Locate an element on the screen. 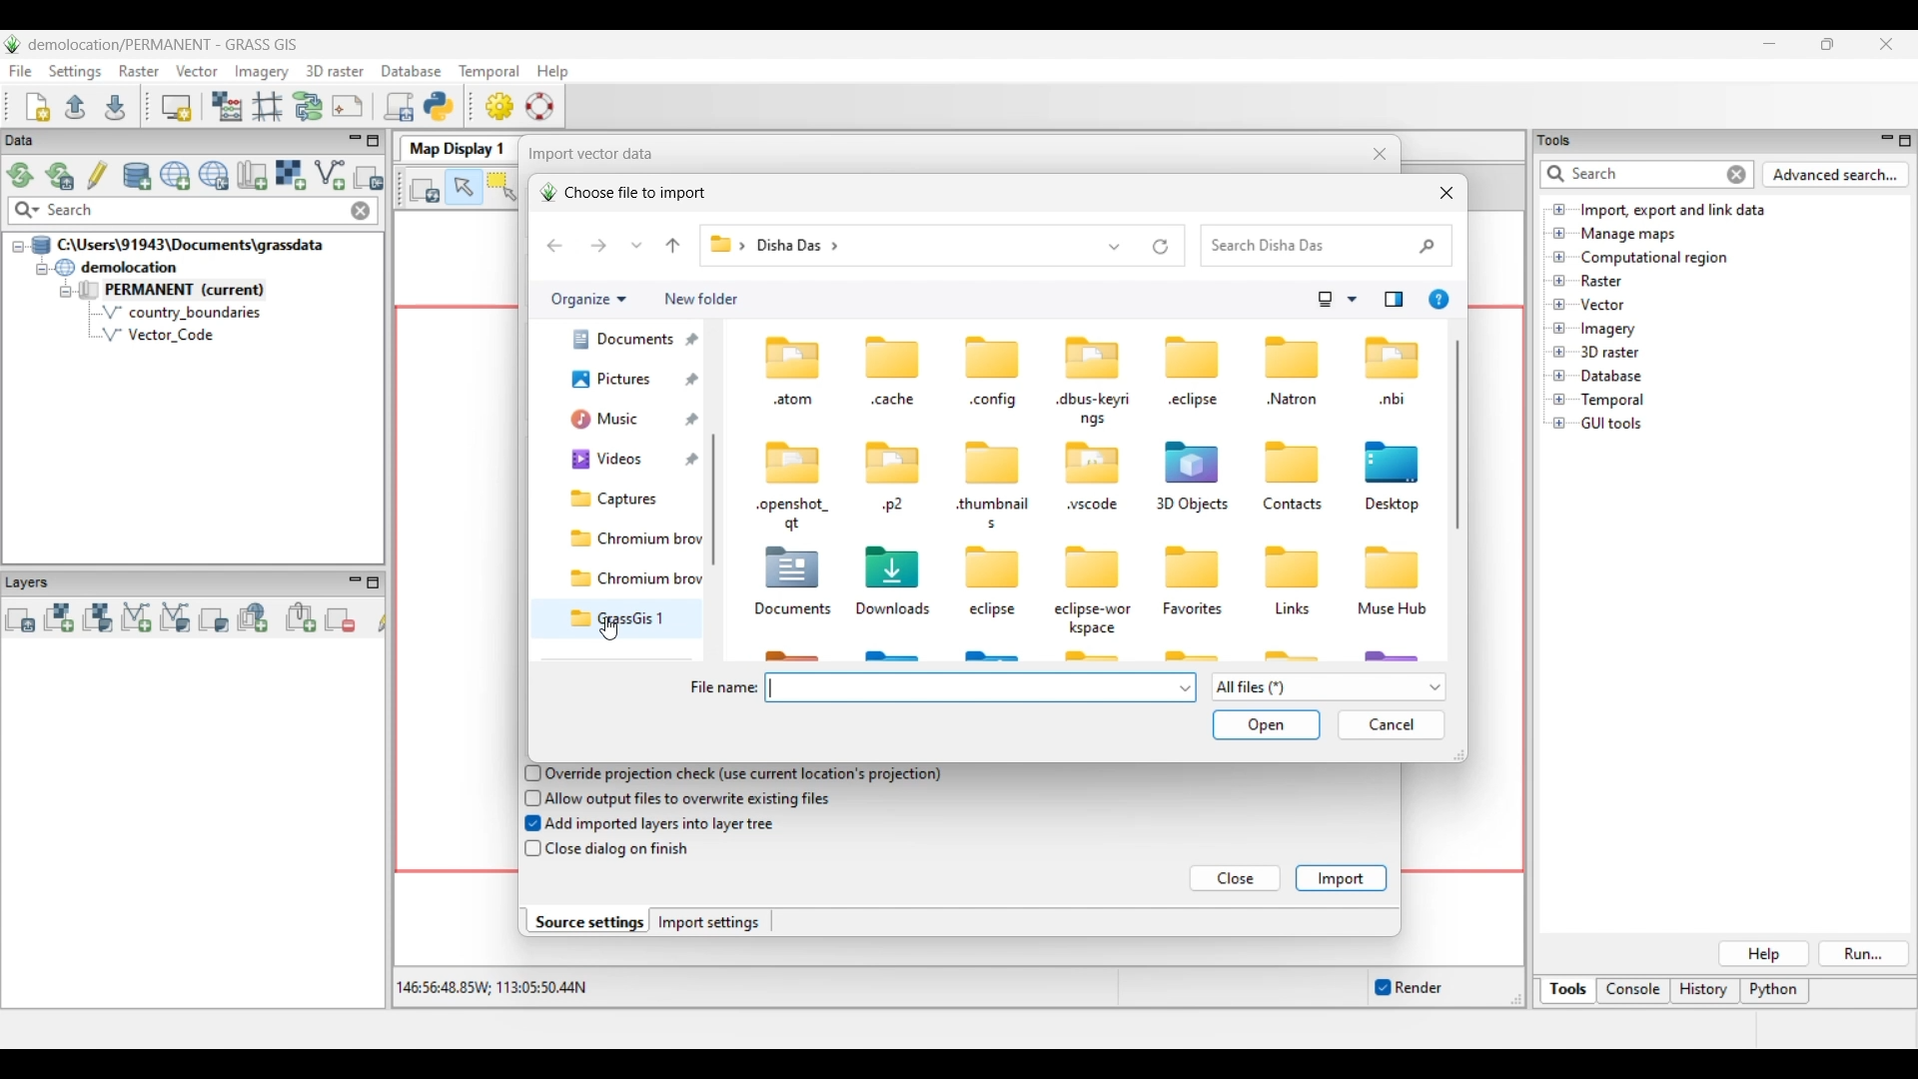 This screenshot has height=1079, width=1918. Double click to see files under Imagery is located at coordinates (1607, 330).